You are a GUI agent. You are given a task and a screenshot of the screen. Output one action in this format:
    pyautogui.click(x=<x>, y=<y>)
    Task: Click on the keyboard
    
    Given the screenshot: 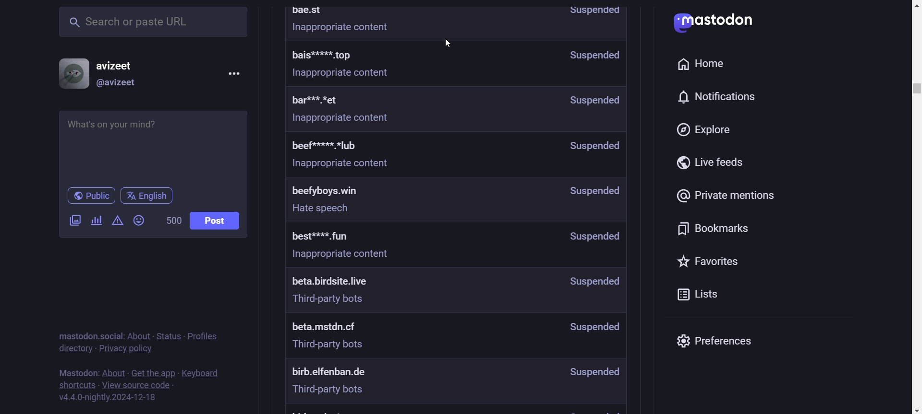 What is the action you would take?
    pyautogui.click(x=203, y=372)
    